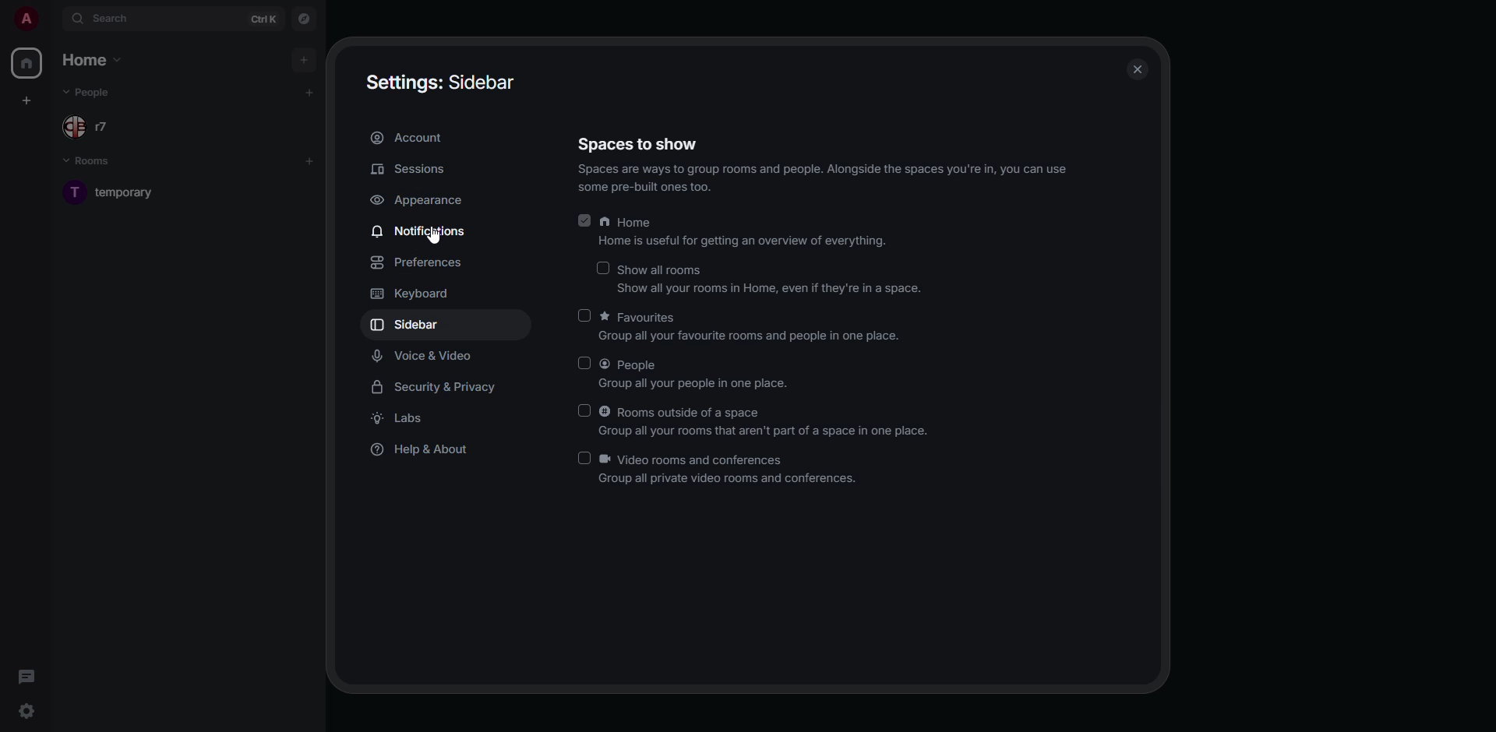  I want to click on labs, so click(400, 419).